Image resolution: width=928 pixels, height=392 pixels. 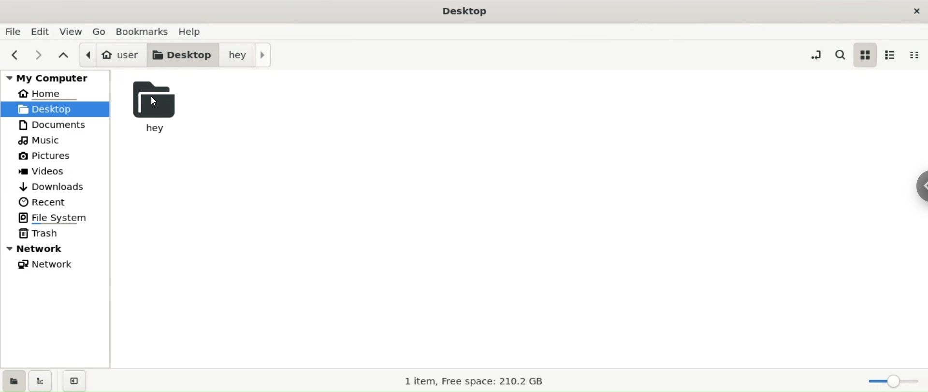 What do you see at coordinates (816, 55) in the screenshot?
I see `toggle location entry` at bounding box center [816, 55].